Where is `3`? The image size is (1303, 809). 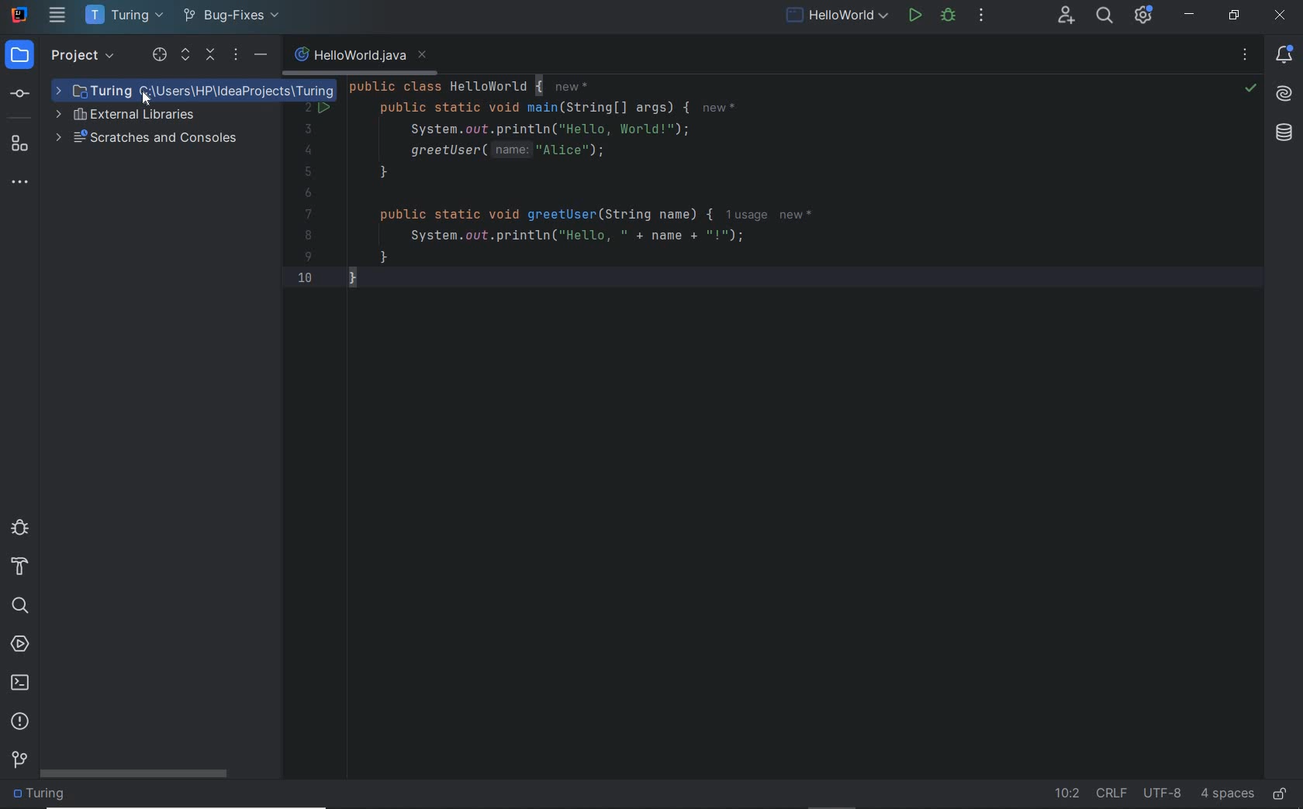 3 is located at coordinates (306, 129).